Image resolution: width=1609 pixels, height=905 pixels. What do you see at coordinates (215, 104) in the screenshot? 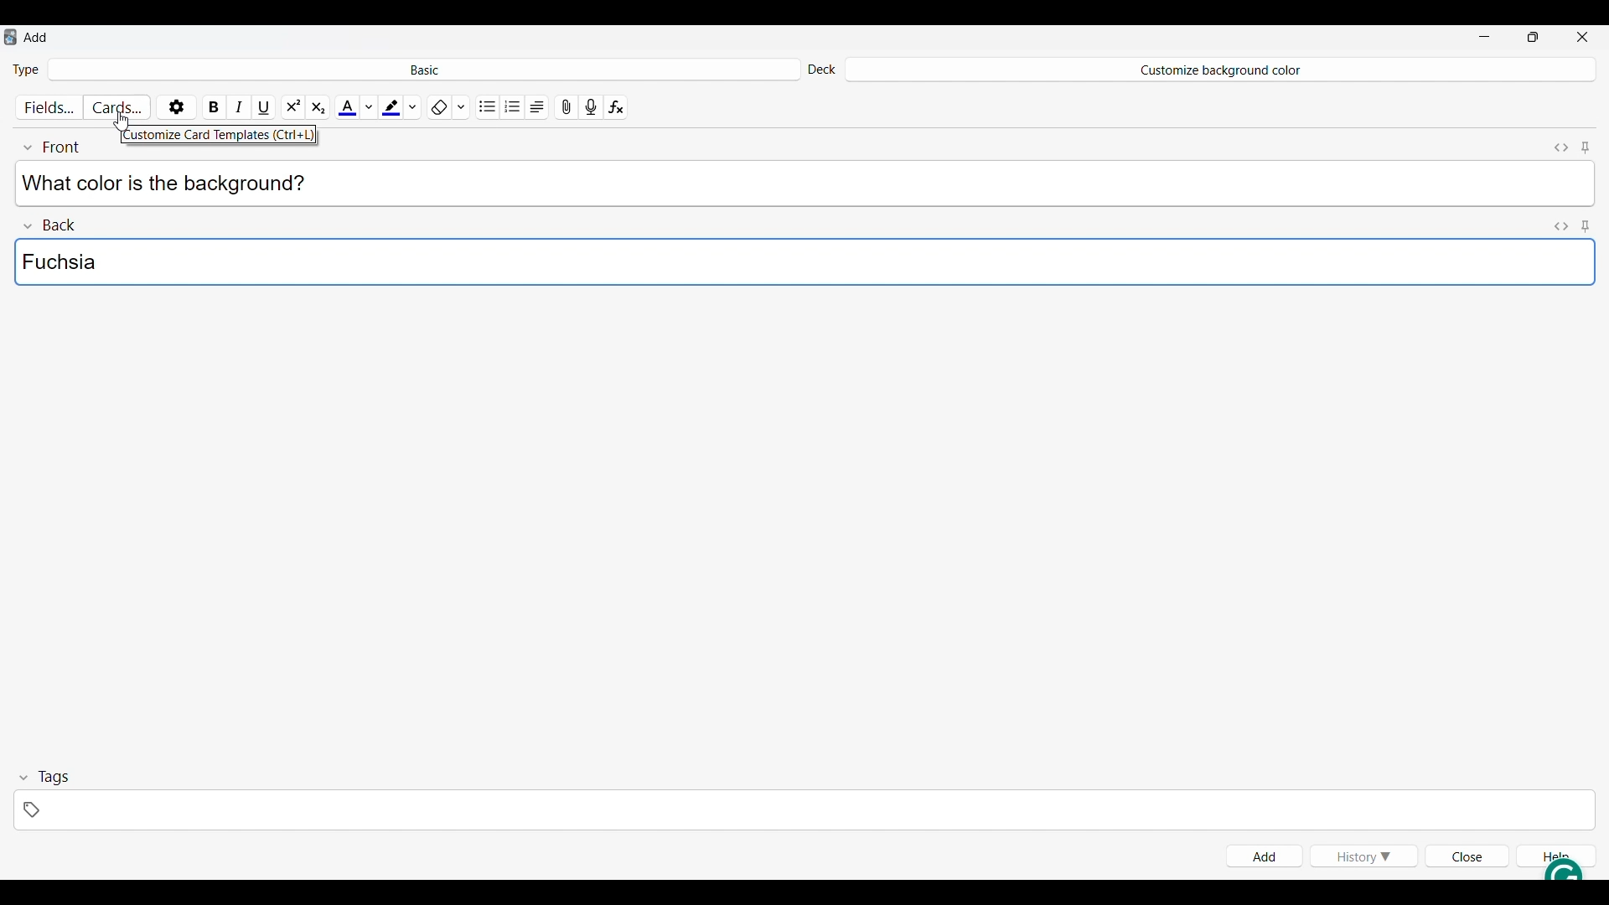
I see `Bold` at bounding box center [215, 104].